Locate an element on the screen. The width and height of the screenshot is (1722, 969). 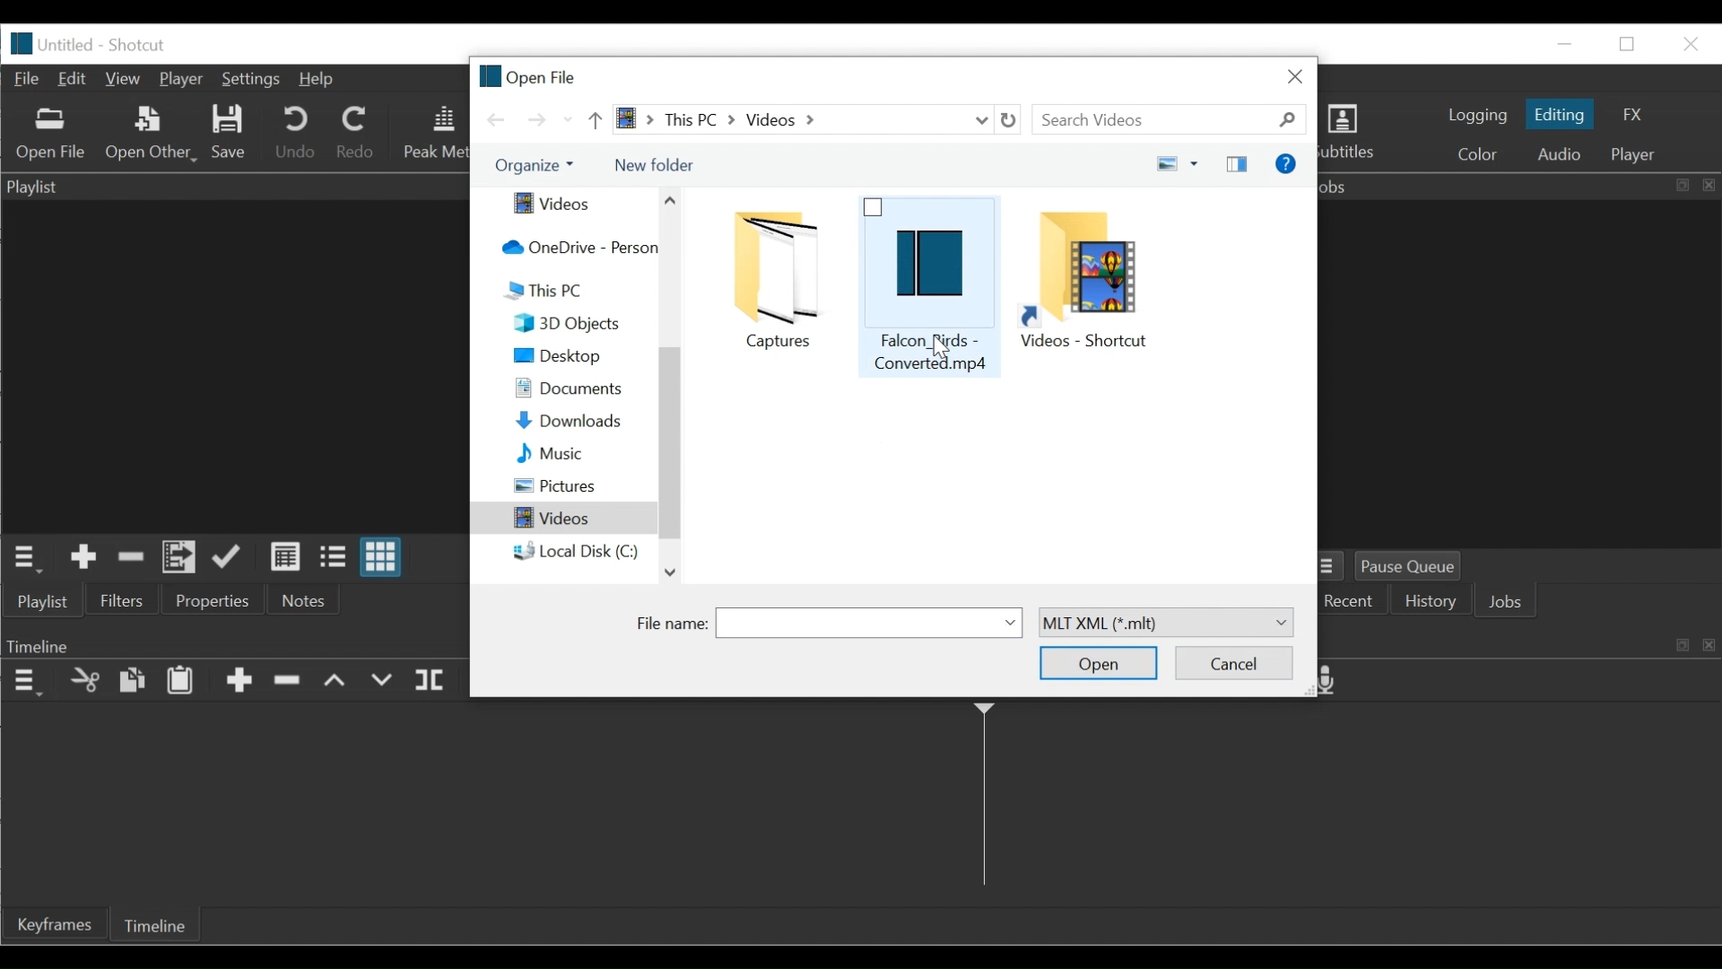
Open Other File is located at coordinates (51, 135).